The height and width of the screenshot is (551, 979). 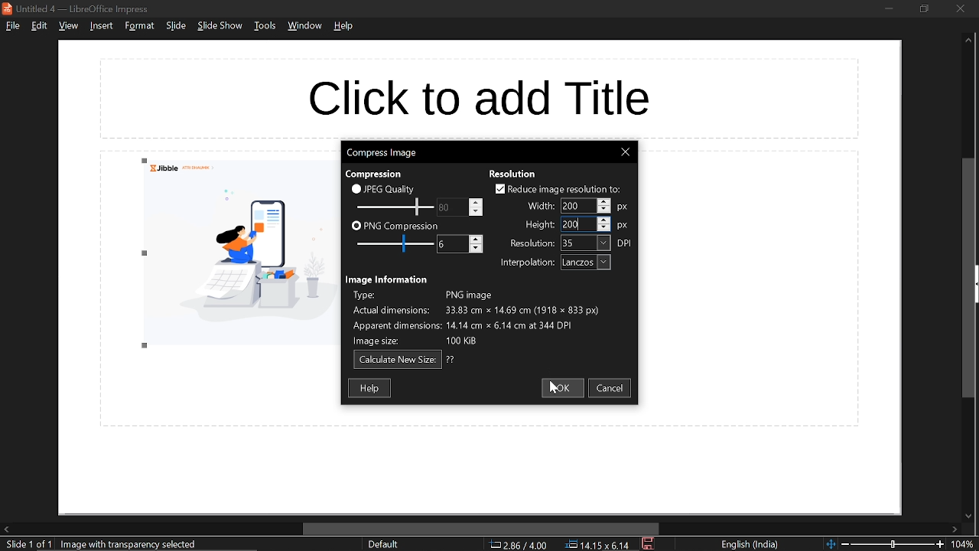 I want to click on decrease png compression, so click(x=476, y=249).